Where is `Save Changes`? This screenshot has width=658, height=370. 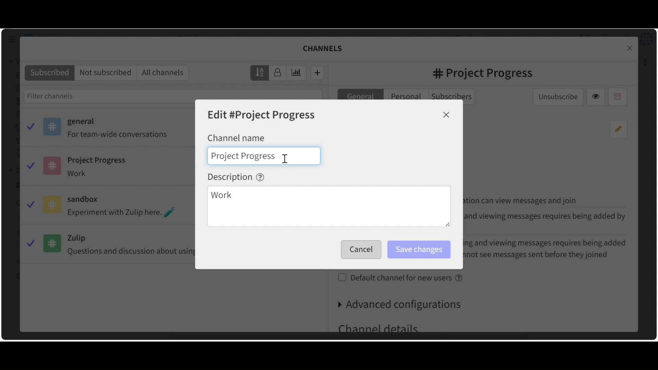
Save Changes is located at coordinates (418, 250).